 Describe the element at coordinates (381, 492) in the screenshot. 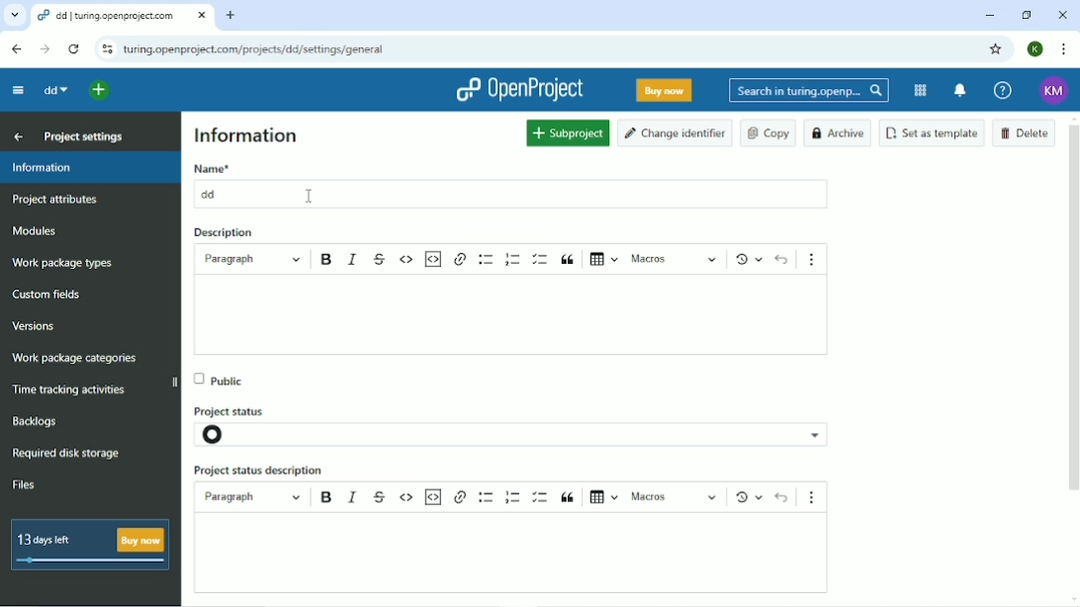

I see `strikethrough` at that location.